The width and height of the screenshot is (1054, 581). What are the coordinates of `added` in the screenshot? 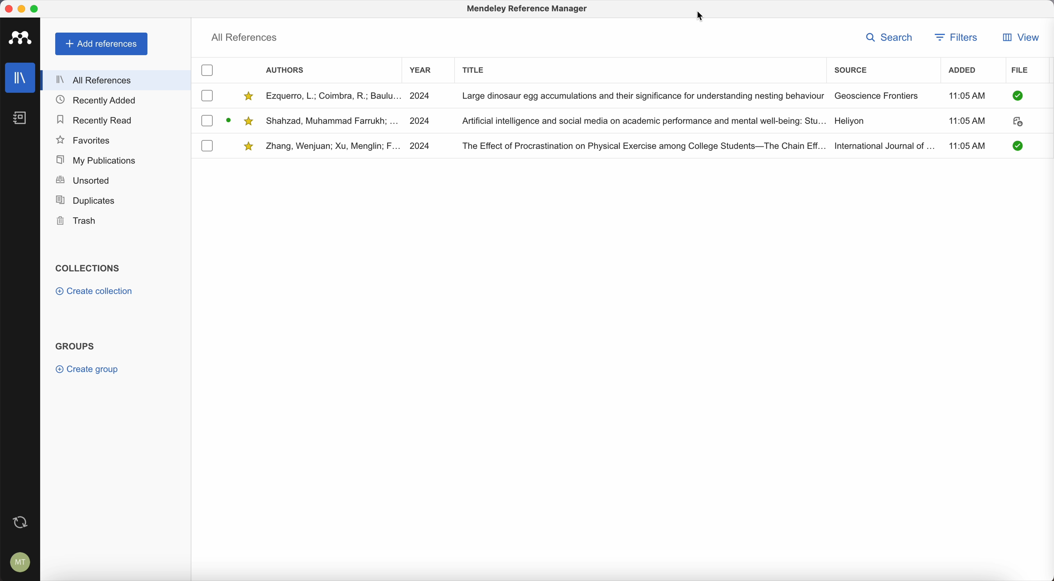 It's located at (966, 72).